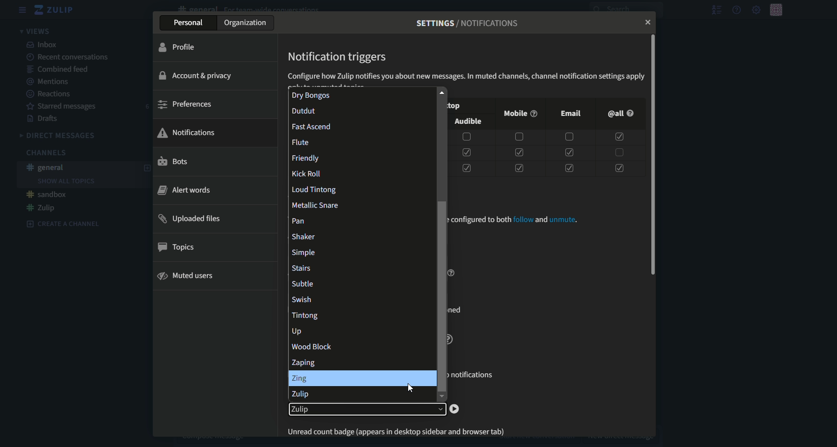 This screenshot has width=837, height=447. What do you see at coordinates (42, 208) in the screenshot?
I see `#Zulip` at bounding box center [42, 208].